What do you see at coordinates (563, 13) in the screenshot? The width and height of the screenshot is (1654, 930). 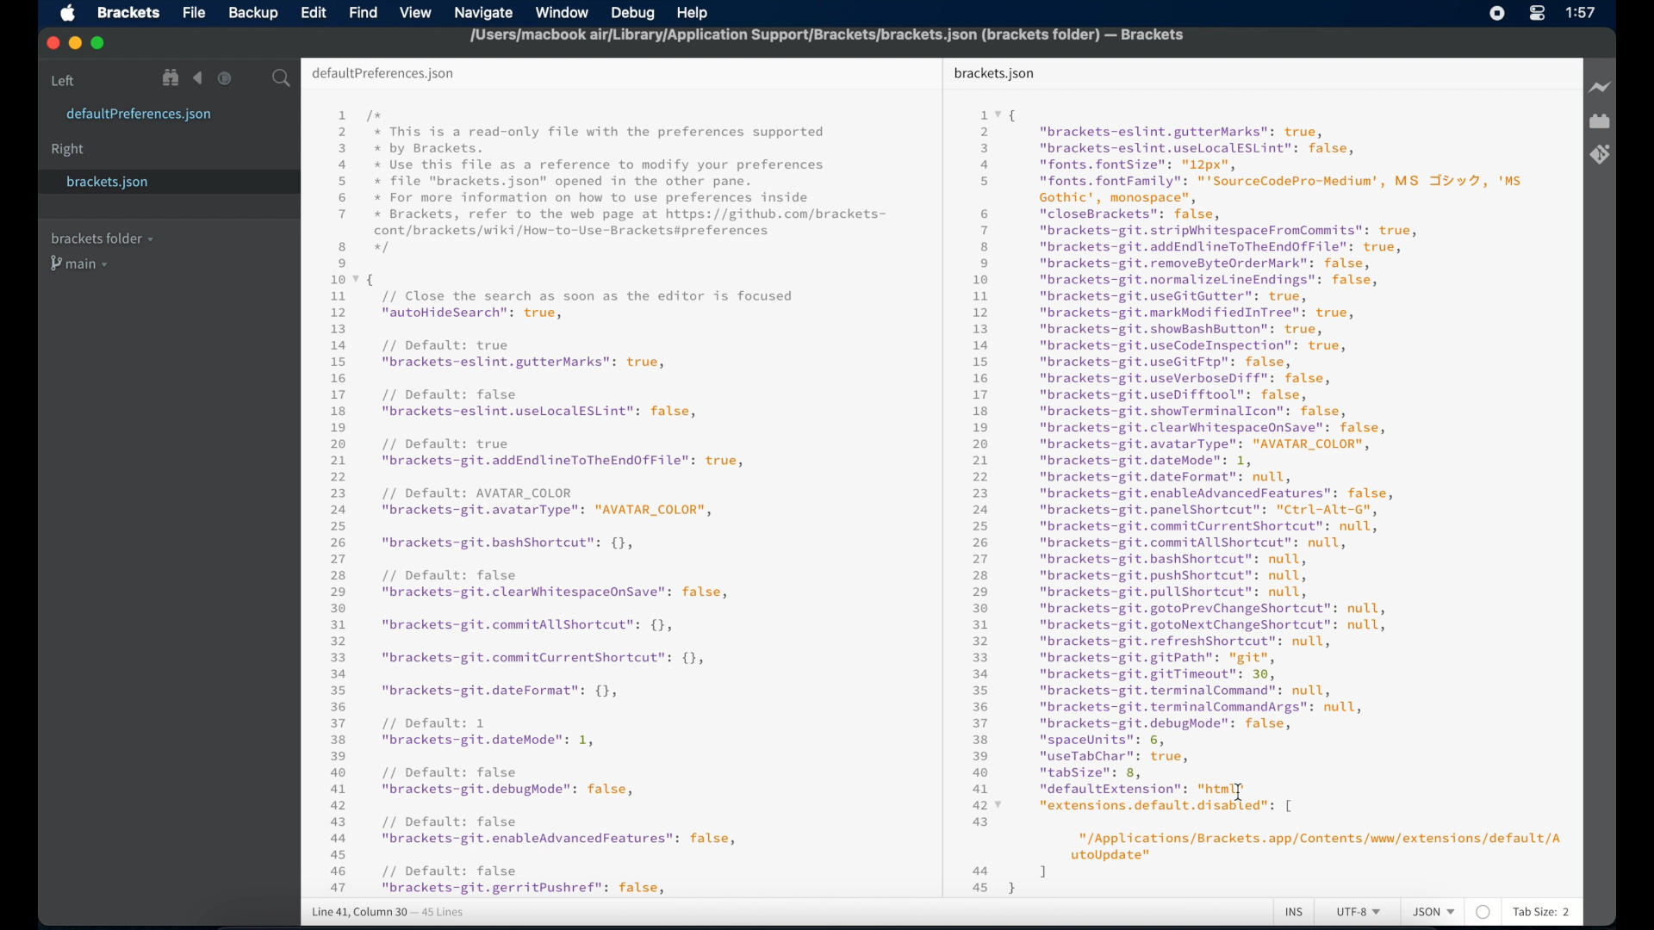 I see `window` at bounding box center [563, 13].